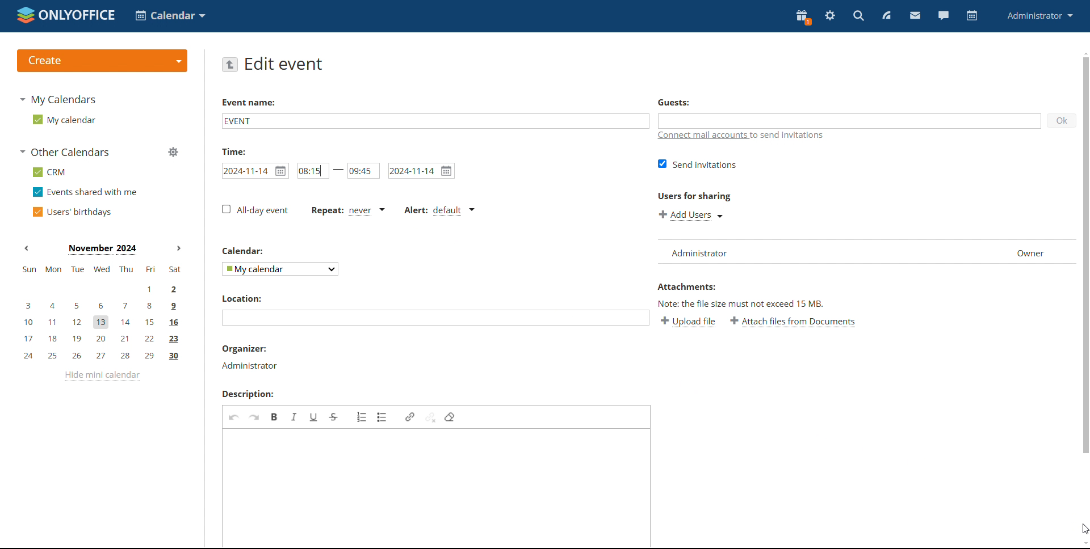  Describe the element at coordinates (451, 416) in the screenshot. I see `remove format` at that location.